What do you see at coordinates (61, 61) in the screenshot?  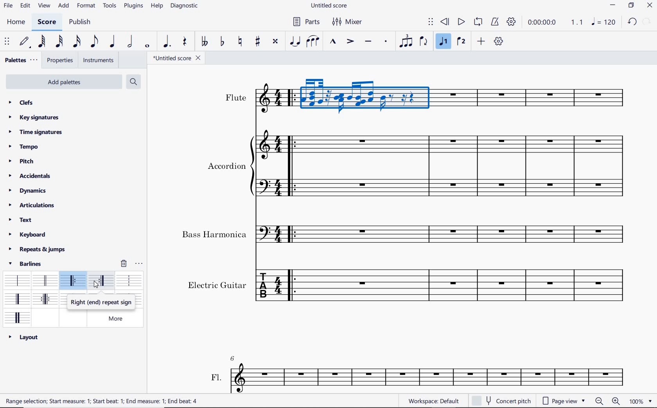 I see `properties` at bounding box center [61, 61].